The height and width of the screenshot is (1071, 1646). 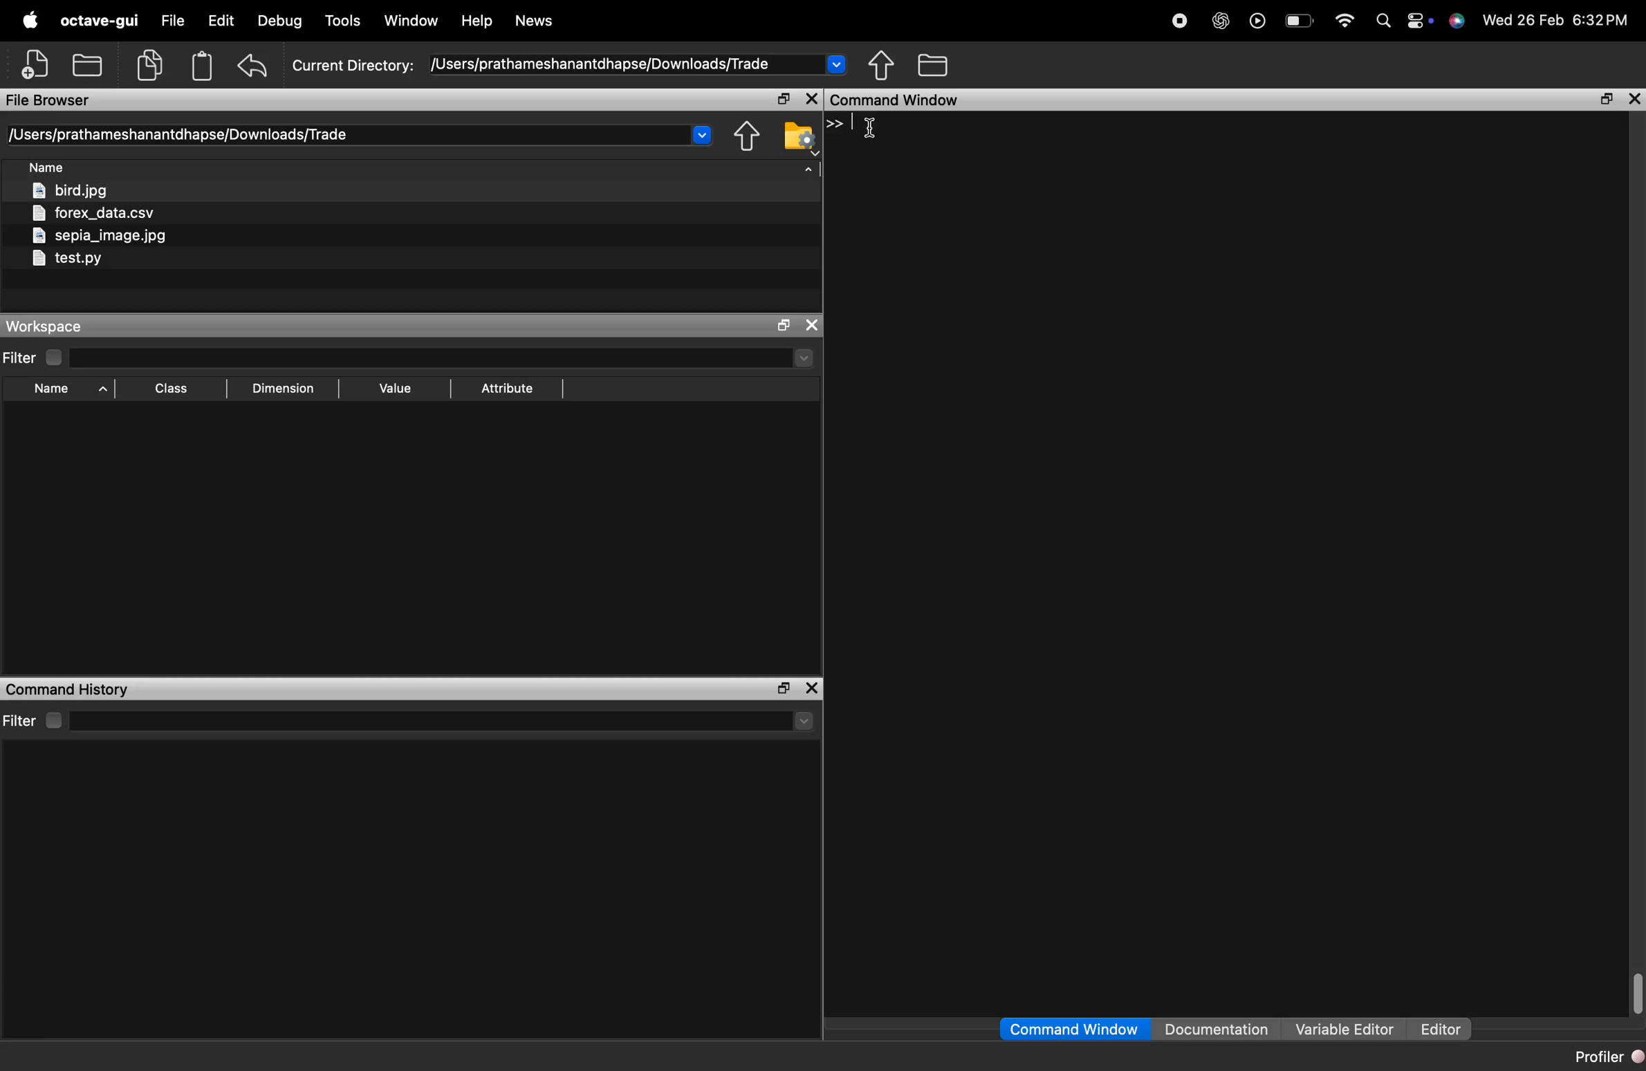 What do you see at coordinates (52, 327) in the screenshot?
I see `workspace` at bounding box center [52, 327].